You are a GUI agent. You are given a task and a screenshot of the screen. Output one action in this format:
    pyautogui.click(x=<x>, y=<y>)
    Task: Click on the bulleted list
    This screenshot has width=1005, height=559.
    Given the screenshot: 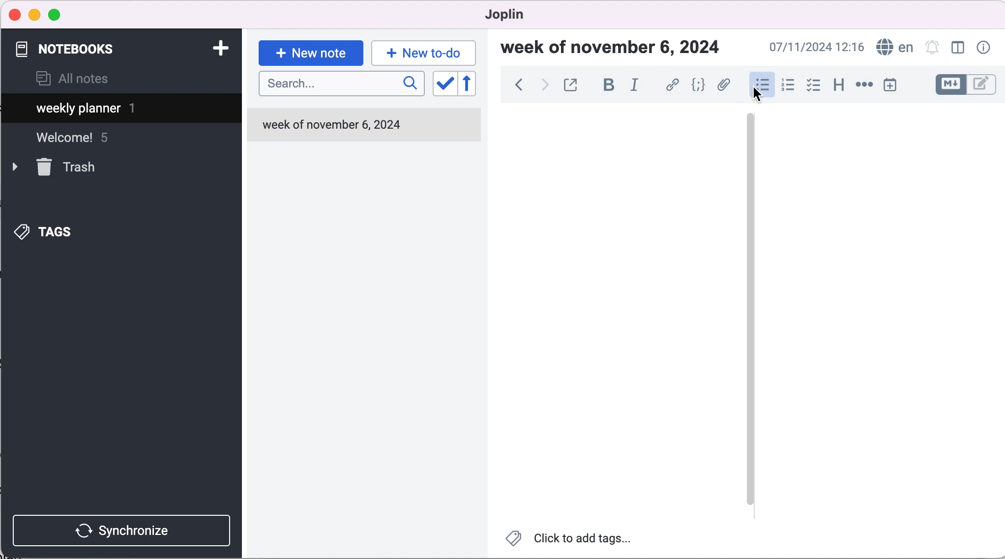 What is the action you would take?
    pyautogui.click(x=761, y=85)
    